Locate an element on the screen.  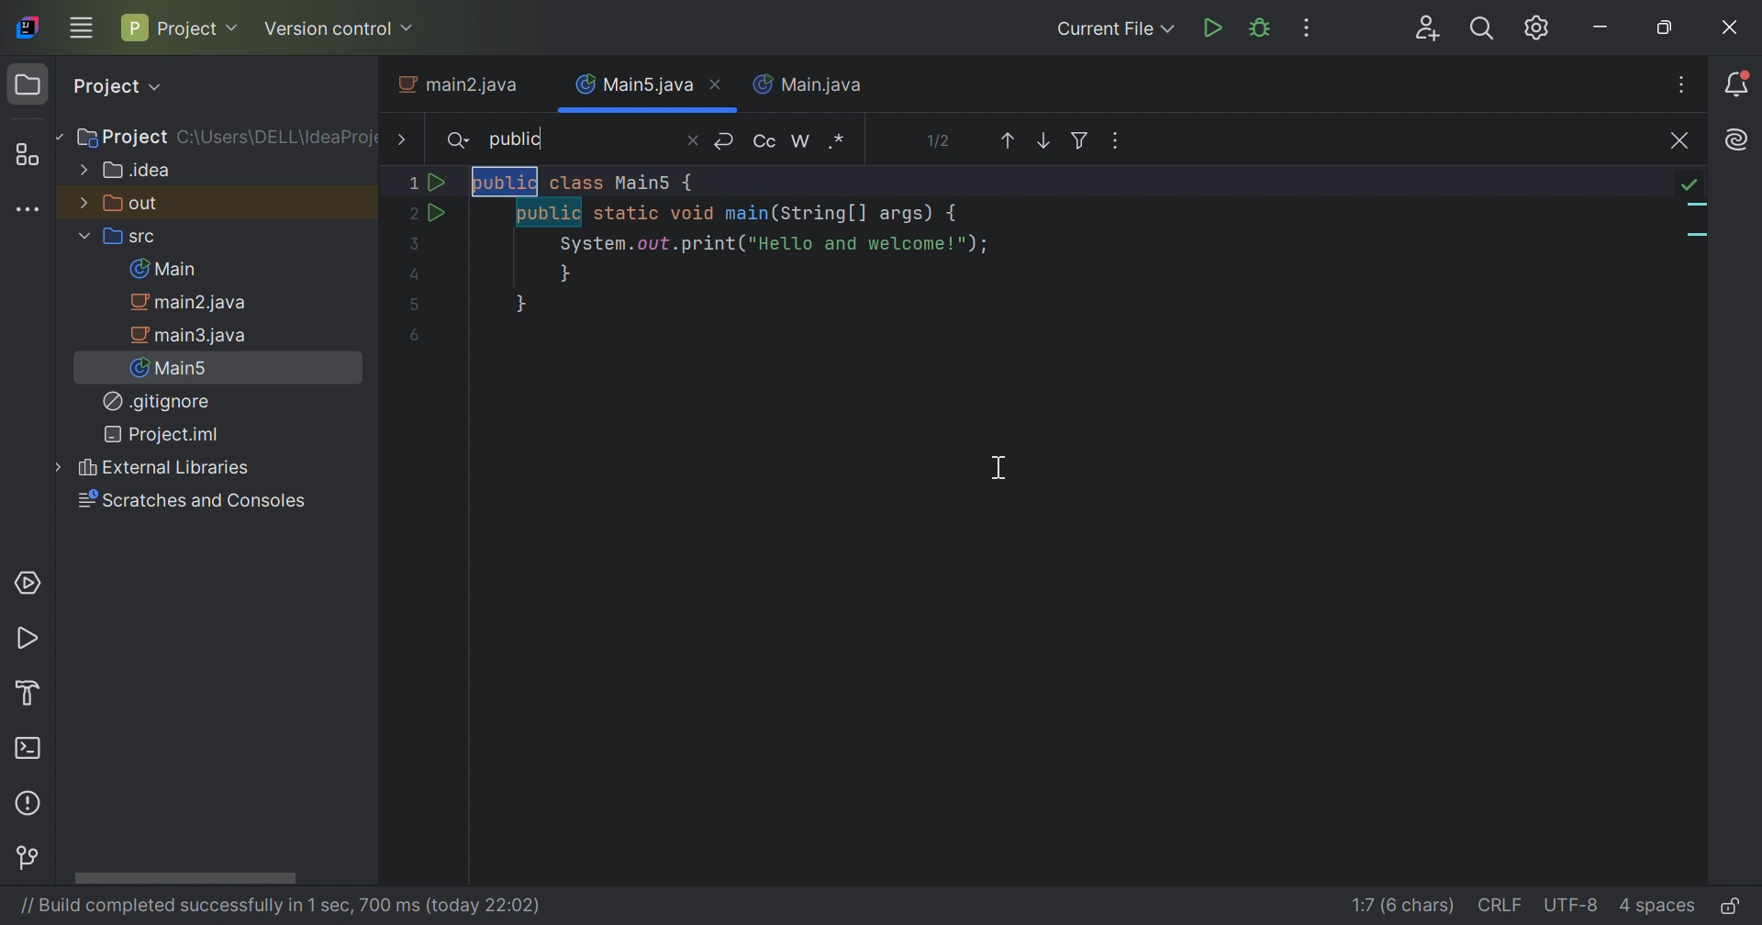
Regex is located at coordinates (836, 140).